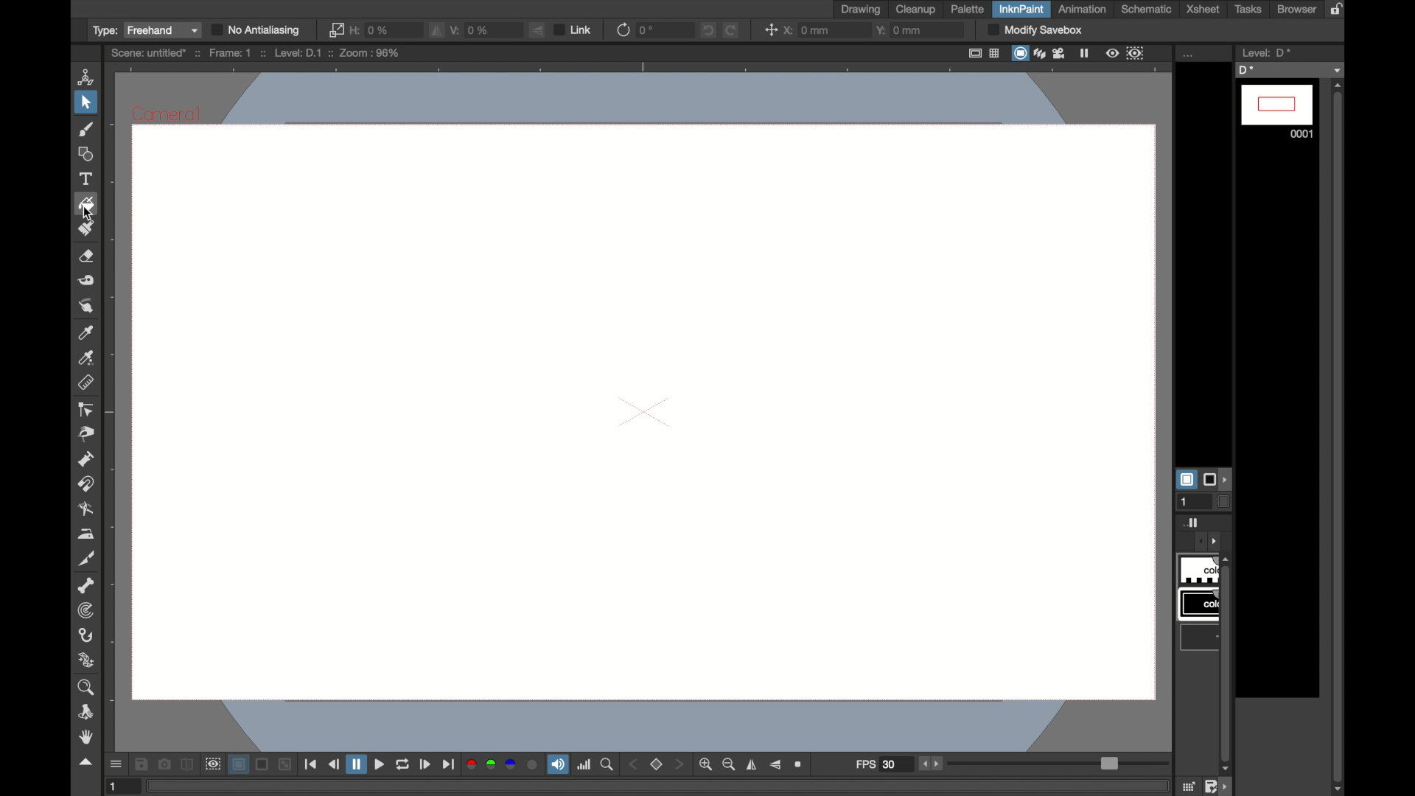 The width and height of the screenshot is (1415, 796). I want to click on modify sandbox, so click(1035, 29).